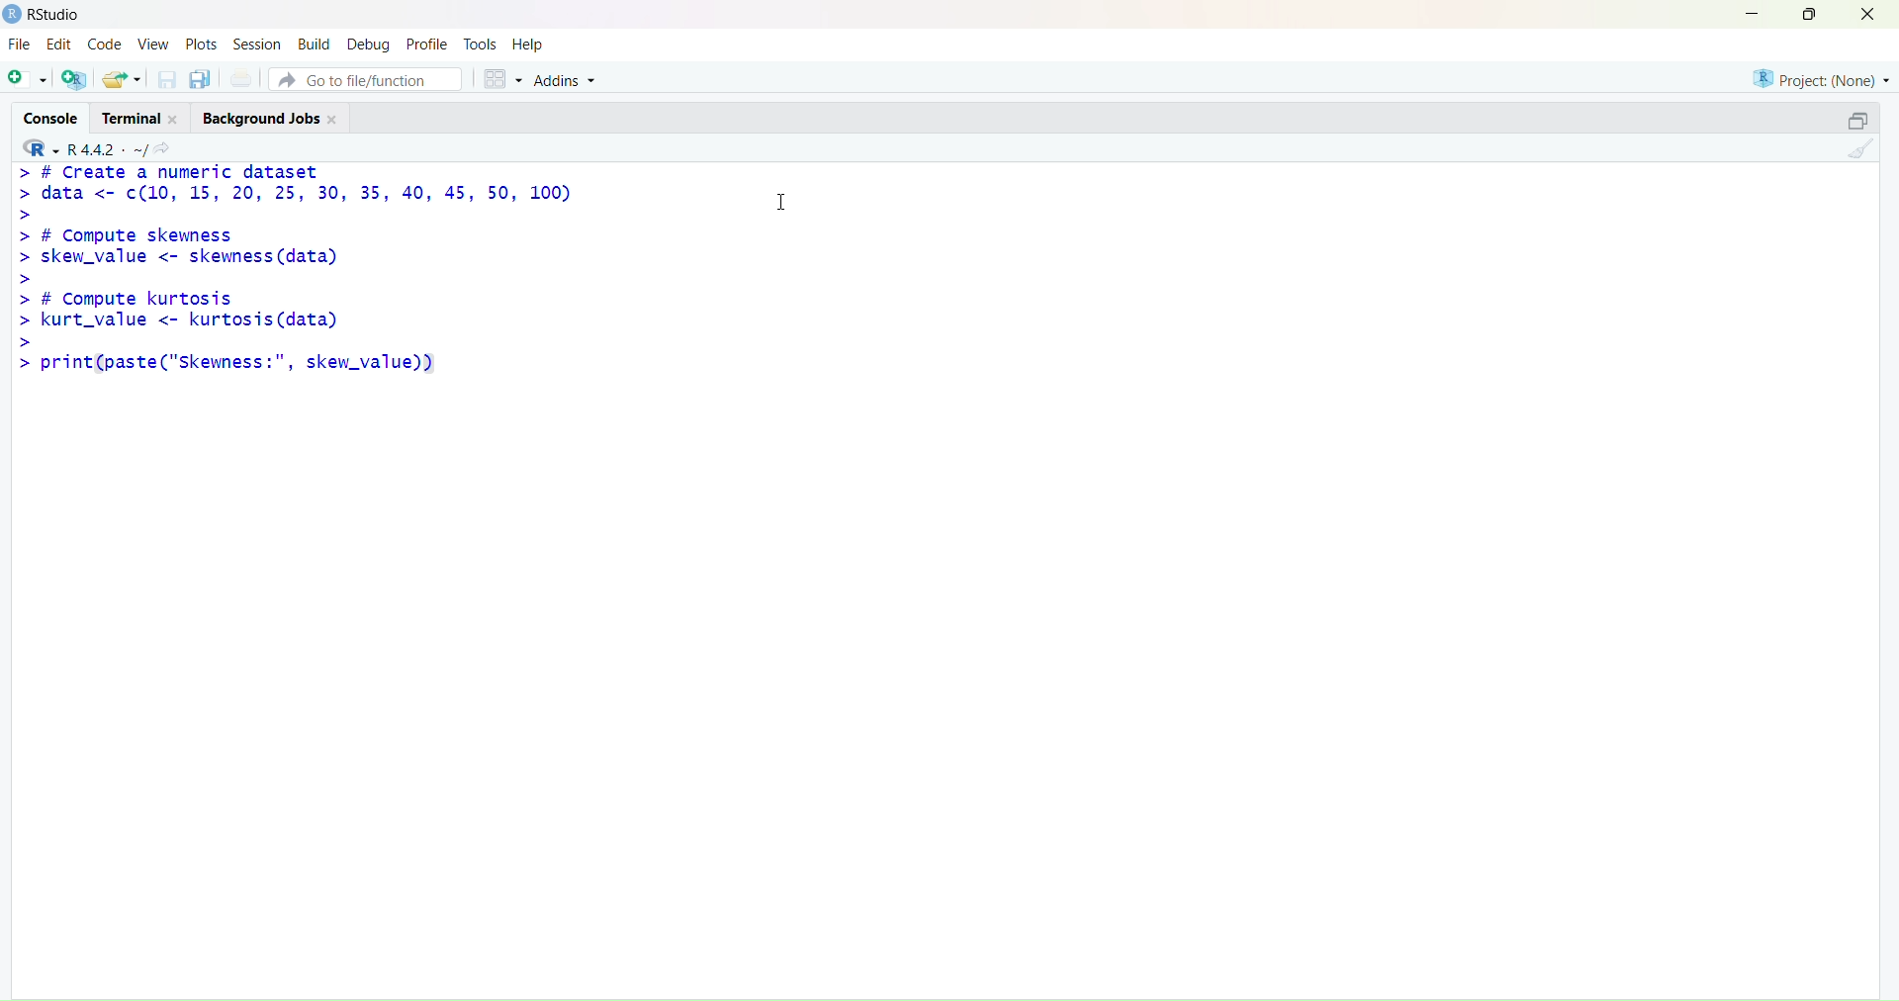 The height and width of the screenshot is (1001, 1899). What do you see at coordinates (145, 117) in the screenshot?
I see `Terminal` at bounding box center [145, 117].